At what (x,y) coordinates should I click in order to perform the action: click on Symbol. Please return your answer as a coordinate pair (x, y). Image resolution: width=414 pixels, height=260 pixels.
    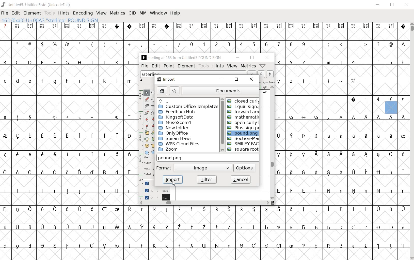
    Looking at the image, I should click on (179, 227).